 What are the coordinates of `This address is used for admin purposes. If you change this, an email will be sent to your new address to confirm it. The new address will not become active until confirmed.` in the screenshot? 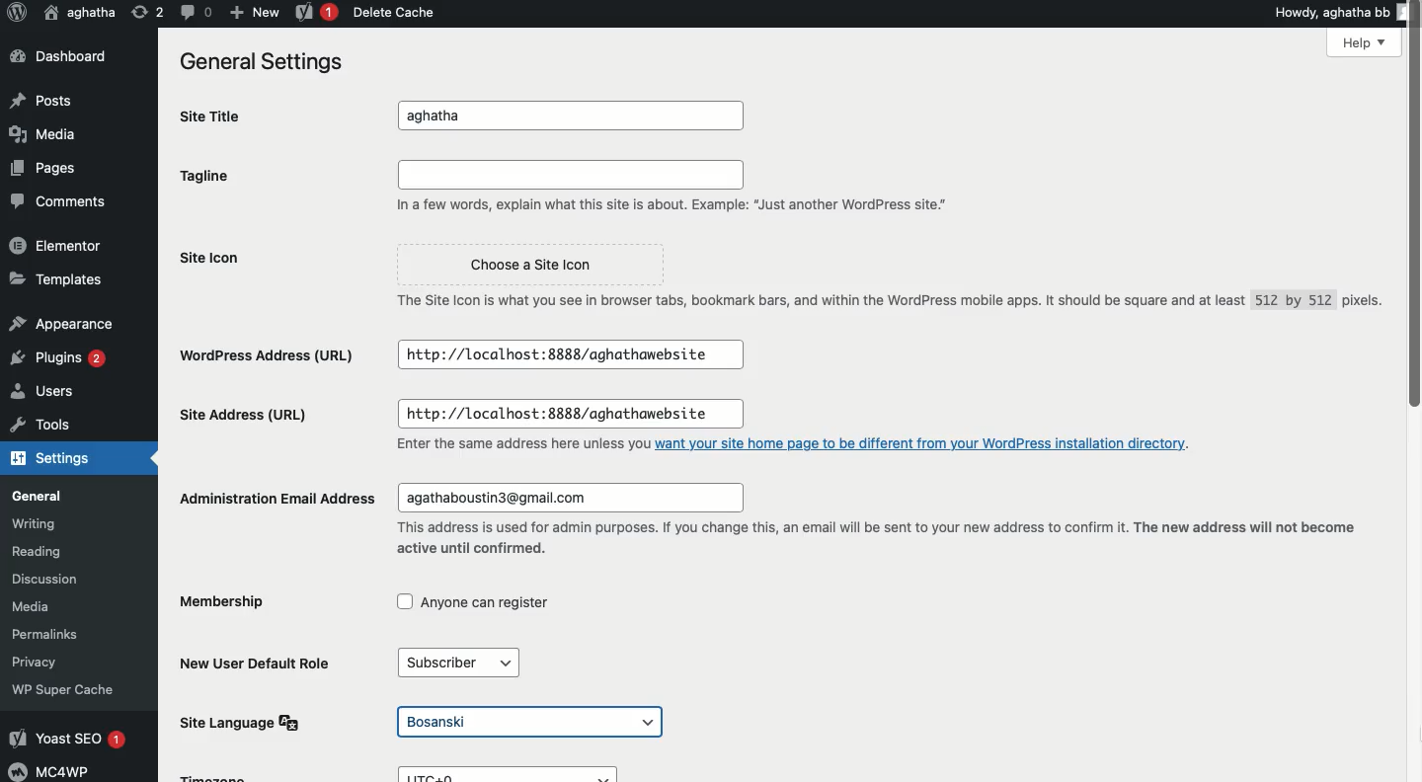 It's located at (877, 538).